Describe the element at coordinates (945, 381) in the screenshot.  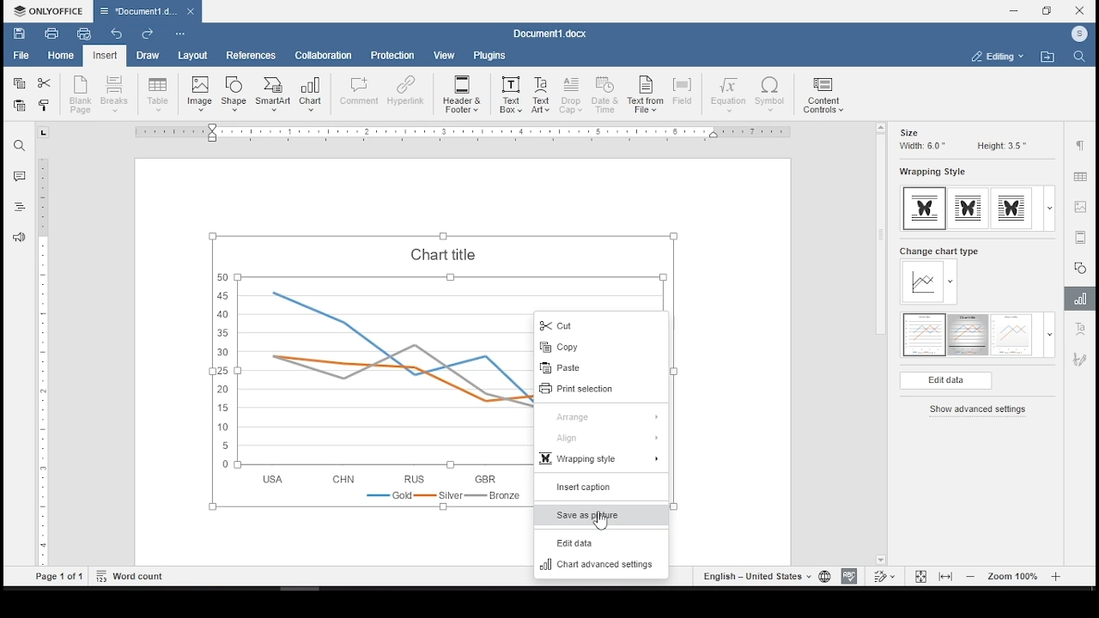
I see `edit data` at that location.